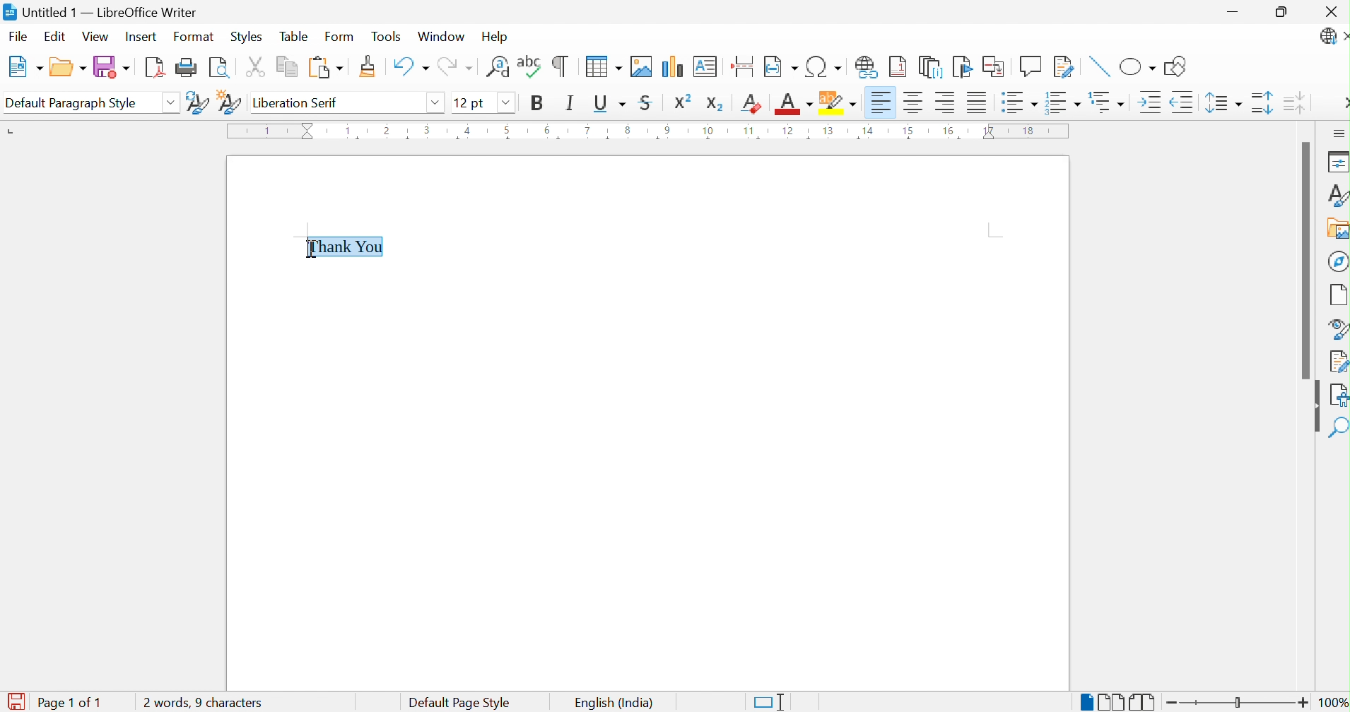  I want to click on Form, so click(341, 37).